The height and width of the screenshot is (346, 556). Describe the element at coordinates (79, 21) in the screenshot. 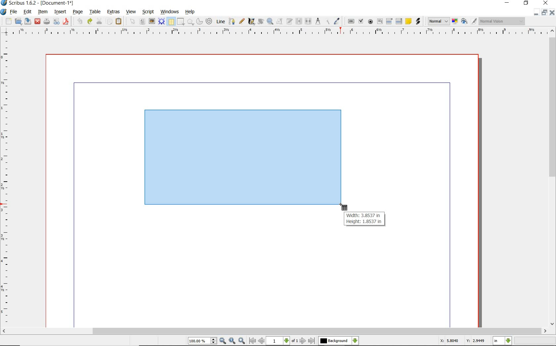

I see `undo` at that location.